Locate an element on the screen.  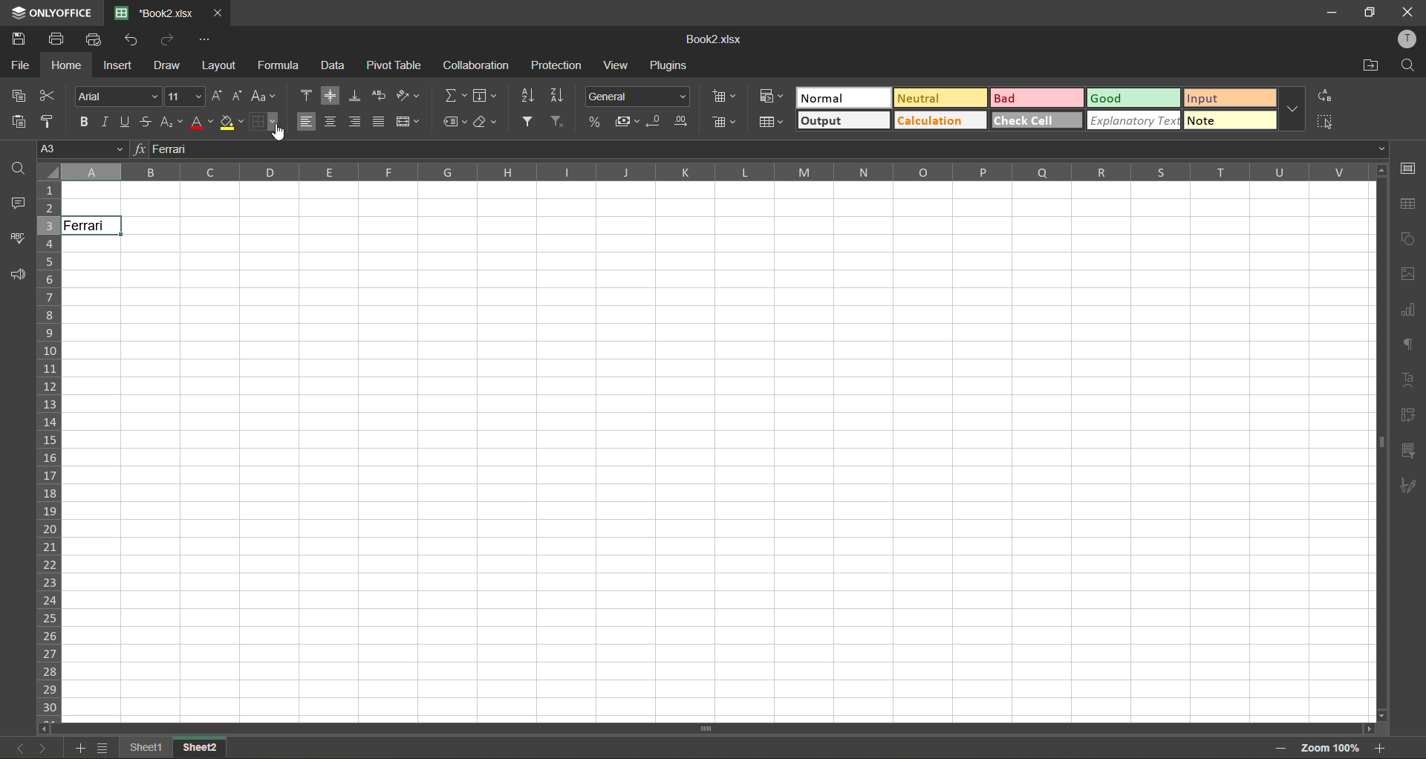
align top is located at coordinates (305, 95).